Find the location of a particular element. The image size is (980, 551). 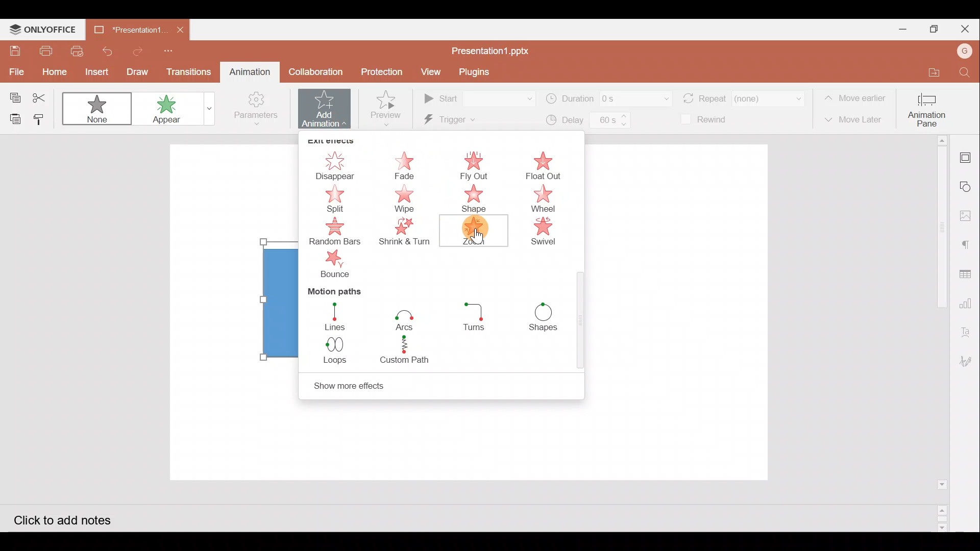

Repeat is located at coordinates (742, 94).